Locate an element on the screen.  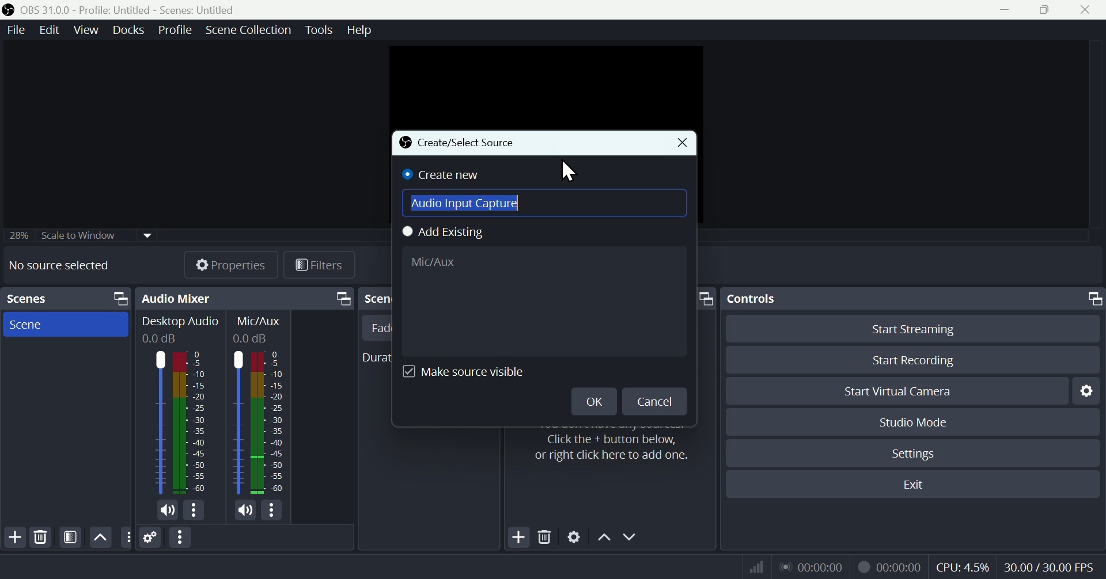
Scale to  is located at coordinates (75, 237).